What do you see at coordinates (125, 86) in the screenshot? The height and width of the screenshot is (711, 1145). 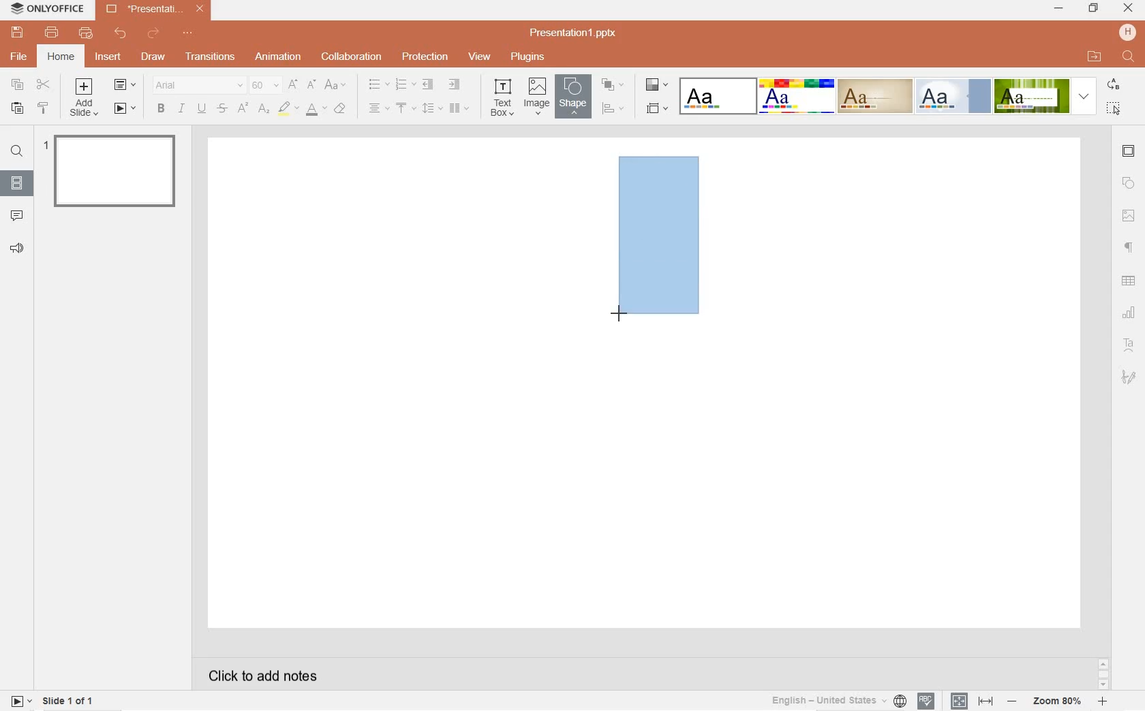 I see `change slide layout` at bounding box center [125, 86].